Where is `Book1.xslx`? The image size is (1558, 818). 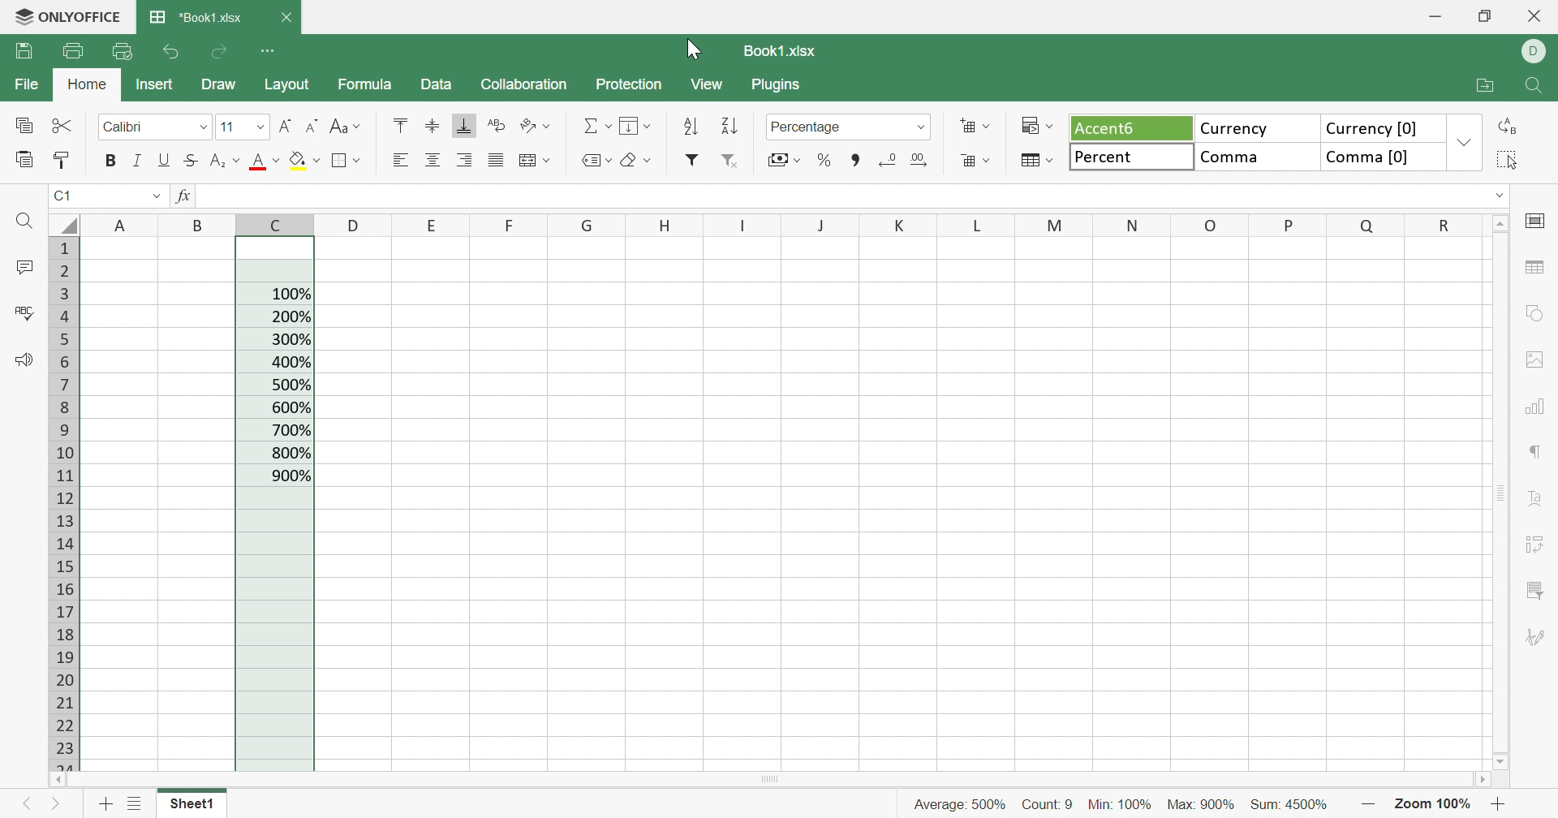 Book1.xslx is located at coordinates (785, 49).